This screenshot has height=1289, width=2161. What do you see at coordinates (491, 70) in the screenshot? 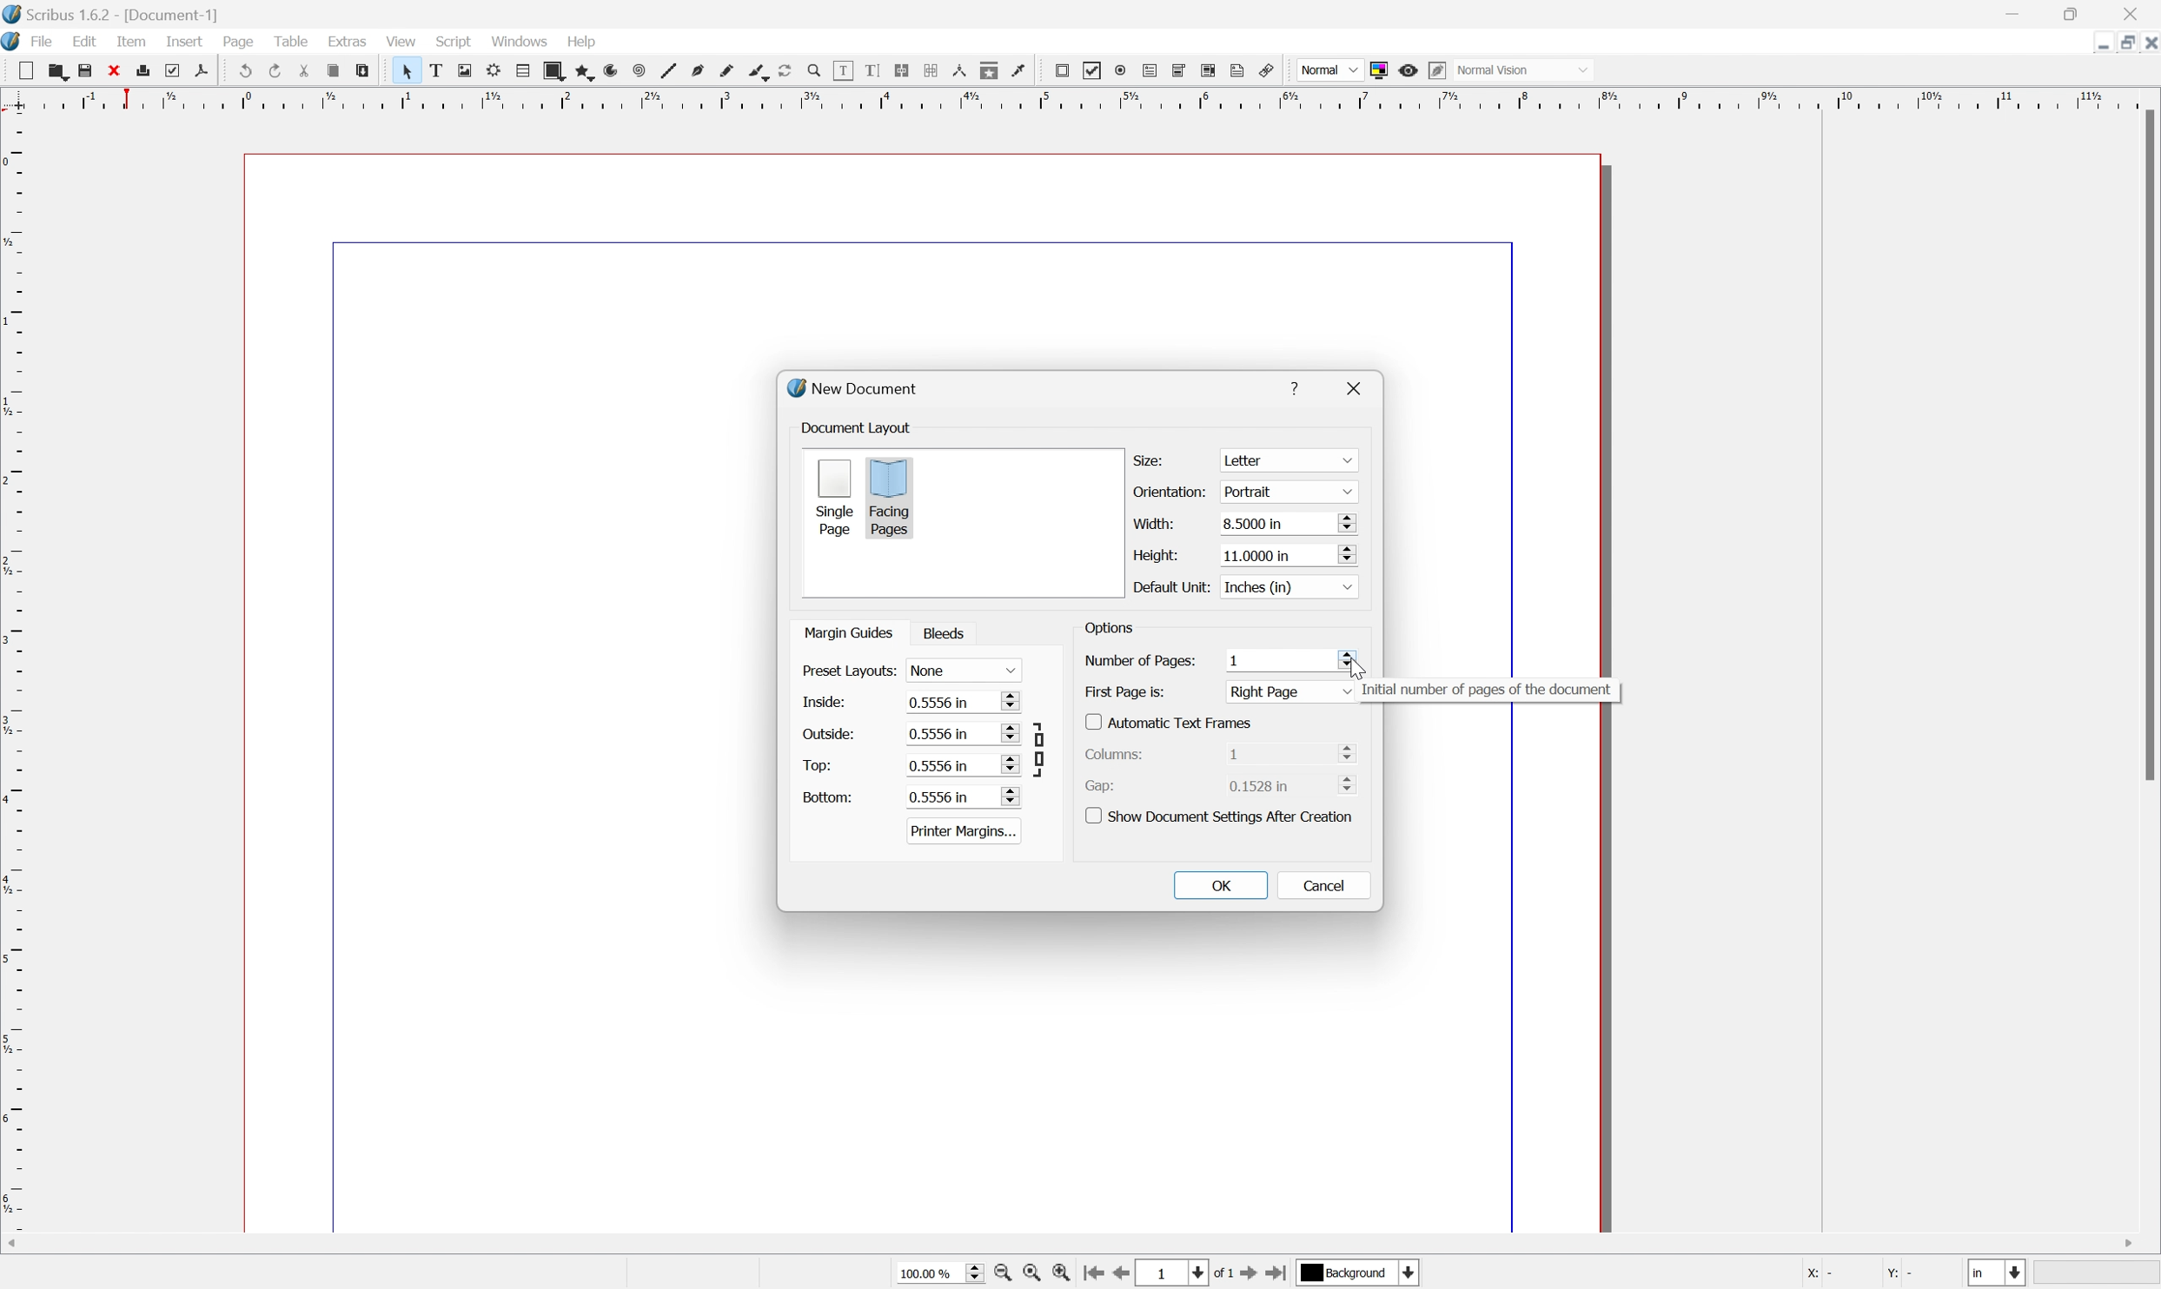
I see `Render frame` at bounding box center [491, 70].